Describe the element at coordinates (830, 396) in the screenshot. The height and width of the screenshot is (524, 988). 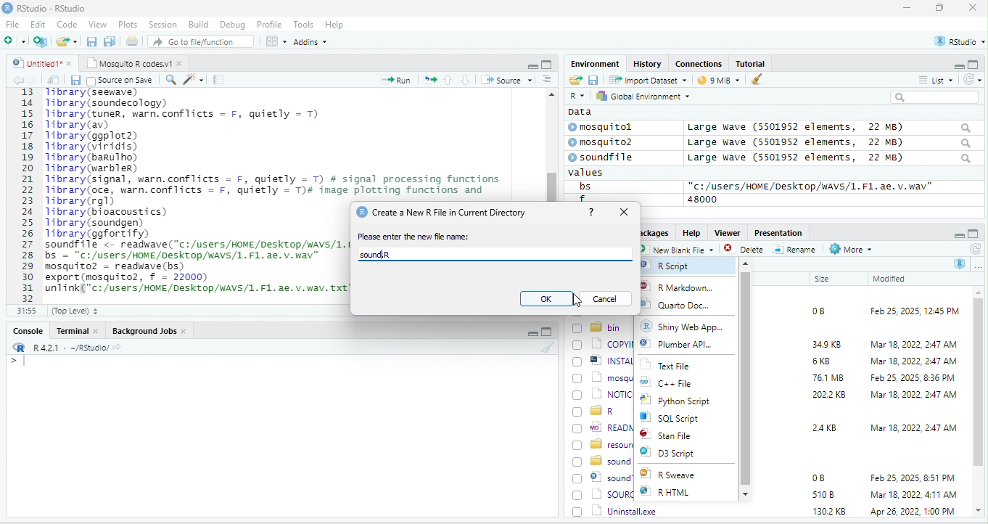
I see `2022 KB` at that location.